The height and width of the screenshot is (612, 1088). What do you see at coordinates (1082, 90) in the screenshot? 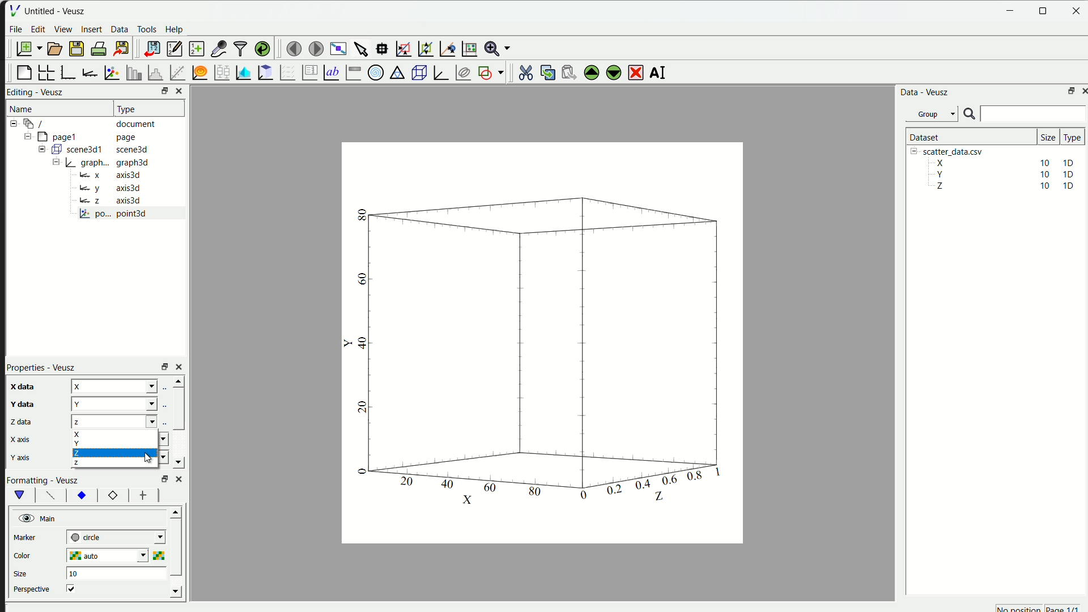
I see `close` at bounding box center [1082, 90].